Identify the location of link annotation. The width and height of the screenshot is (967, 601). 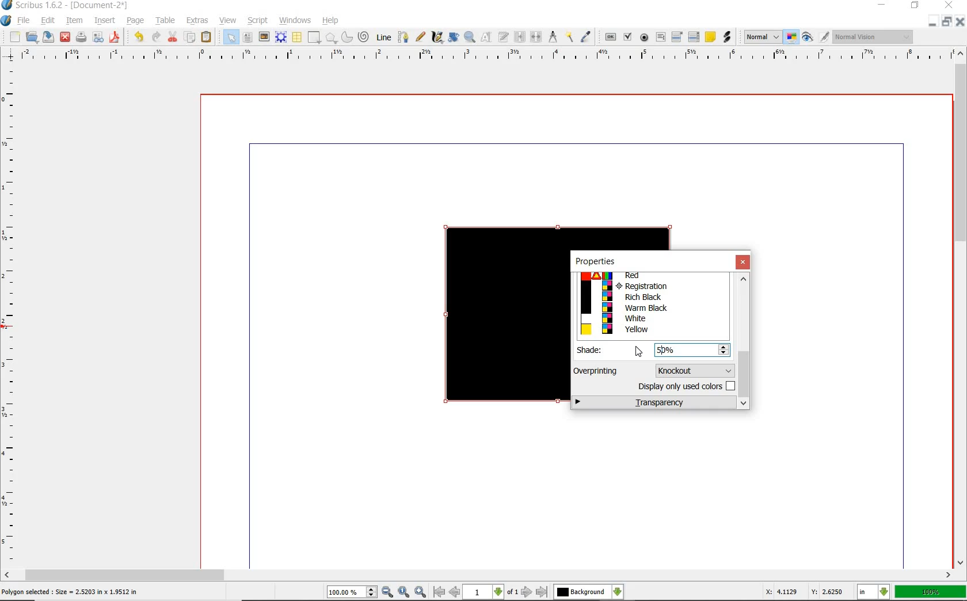
(727, 37).